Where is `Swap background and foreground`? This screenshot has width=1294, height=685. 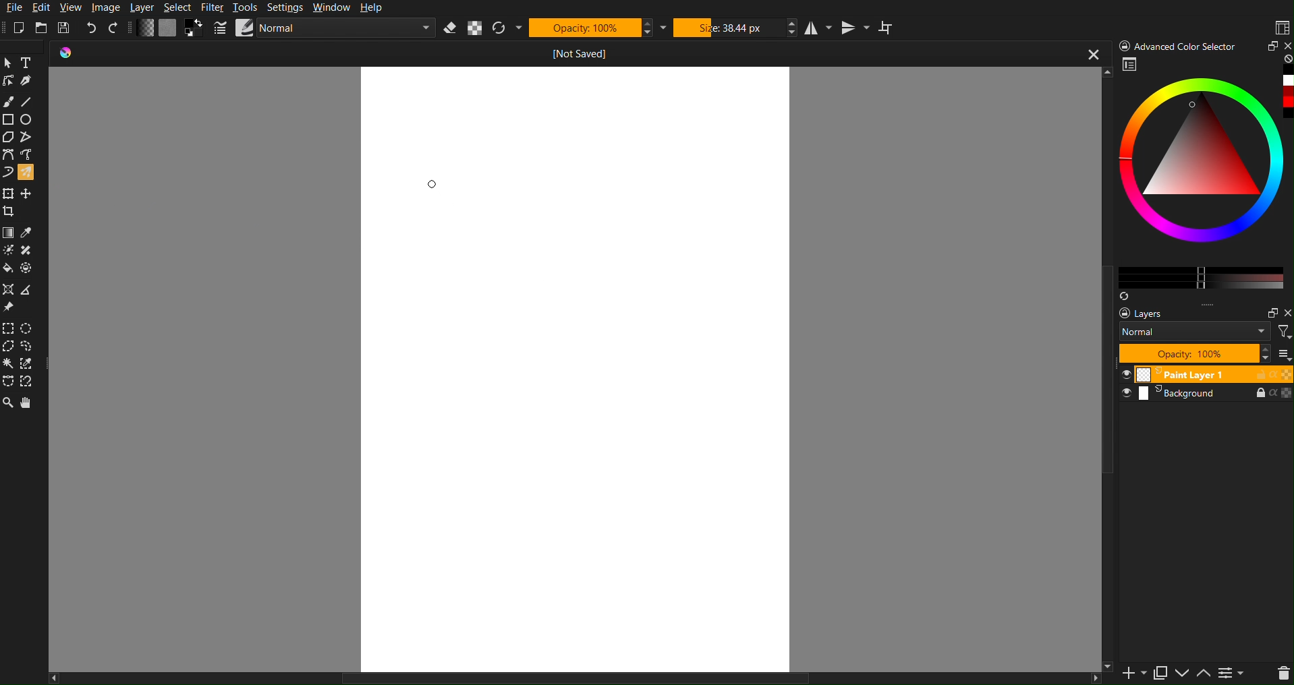
Swap background and foreground is located at coordinates (196, 28).